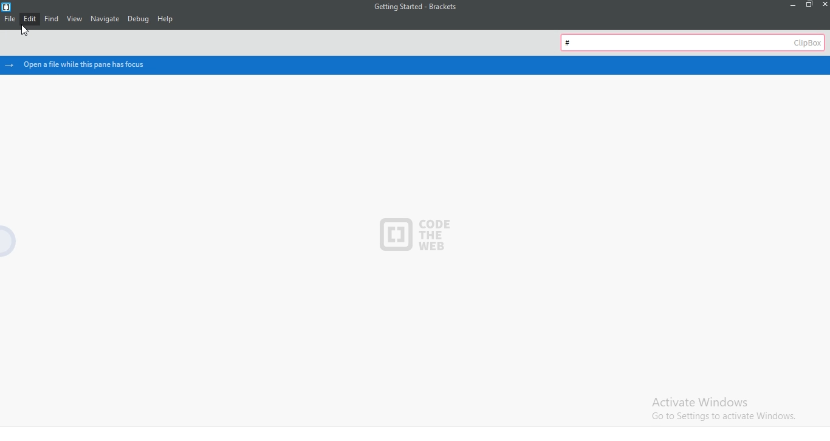 Image resolution: width=830 pixels, height=441 pixels. What do you see at coordinates (171, 18) in the screenshot?
I see `Help` at bounding box center [171, 18].